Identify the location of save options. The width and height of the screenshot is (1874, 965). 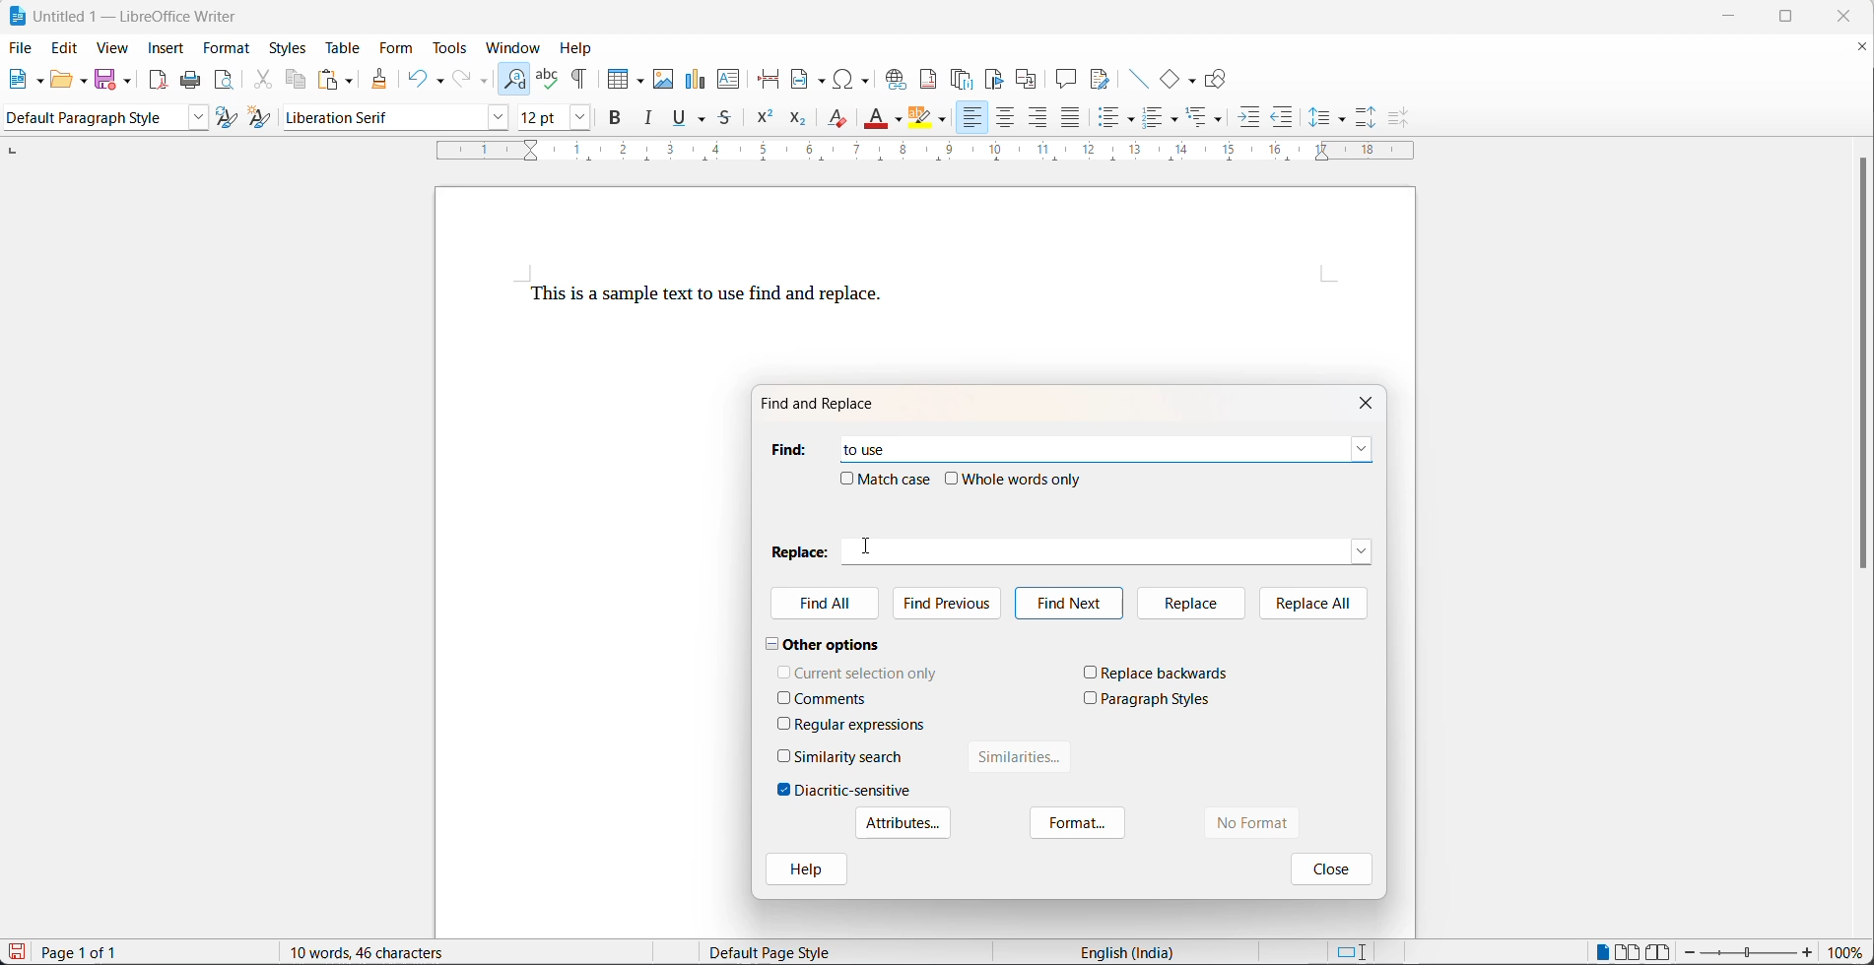
(128, 80).